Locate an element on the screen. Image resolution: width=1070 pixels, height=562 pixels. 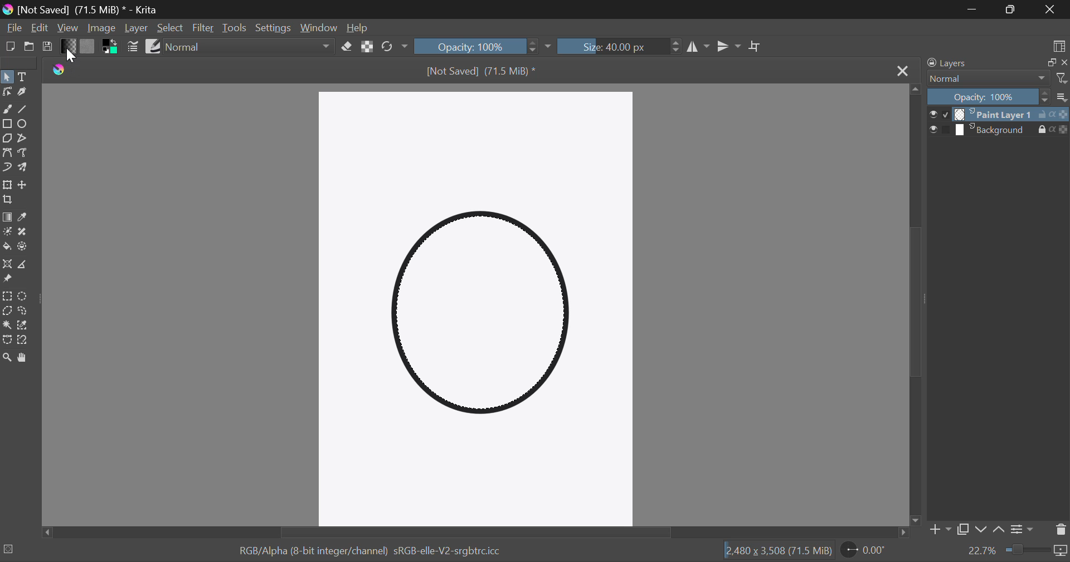
Shape Selected is located at coordinates (484, 318).